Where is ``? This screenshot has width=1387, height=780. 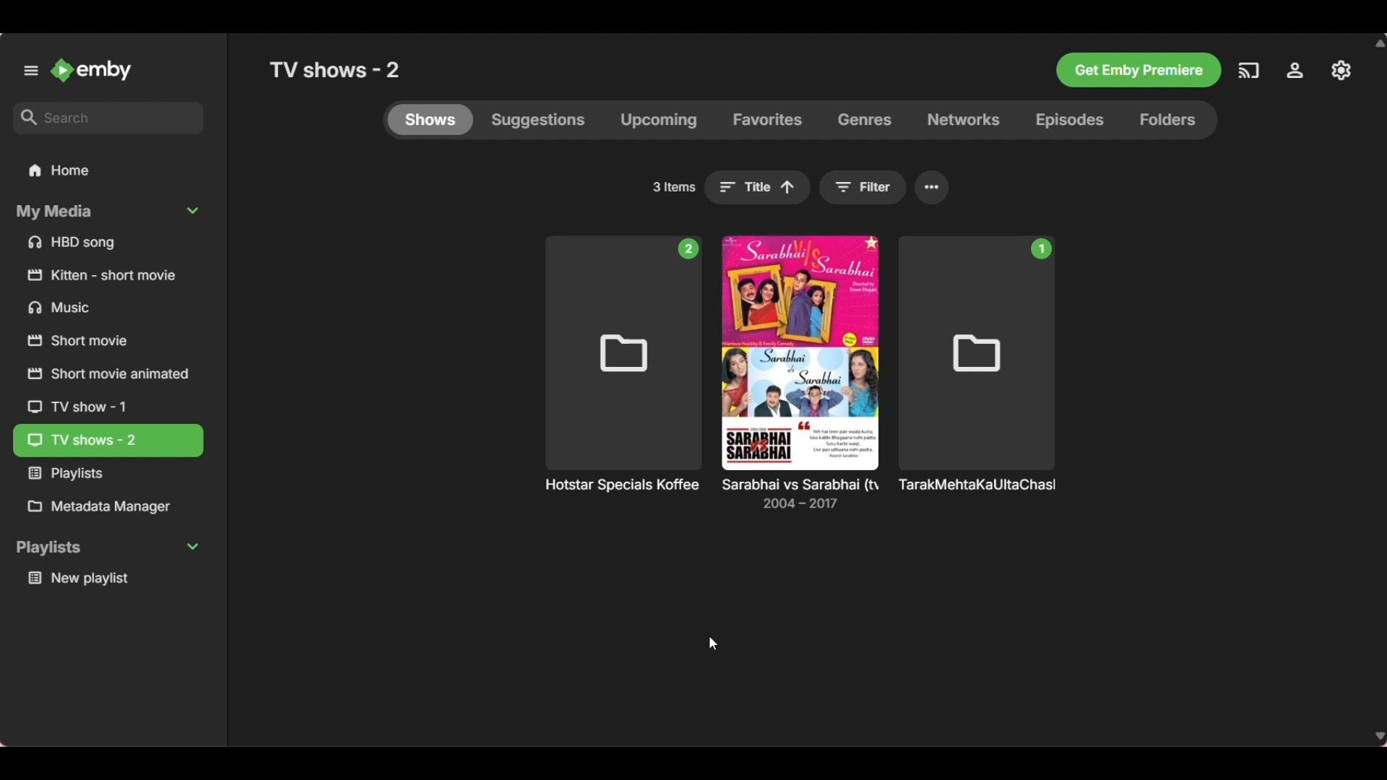
 is located at coordinates (88, 344).